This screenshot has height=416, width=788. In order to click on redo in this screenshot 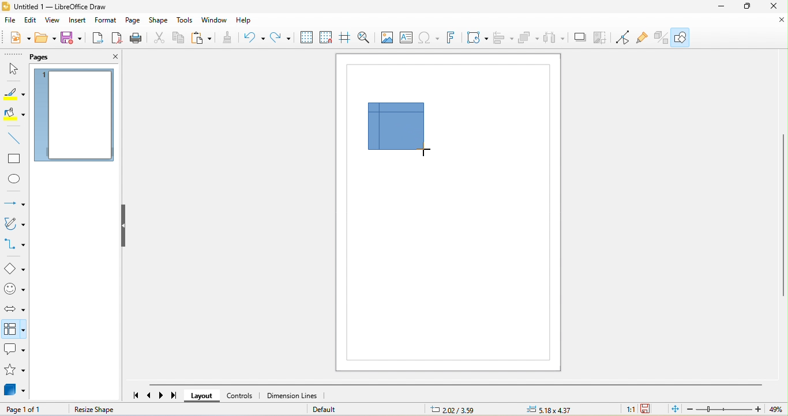, I will do `click(282, 39)`.